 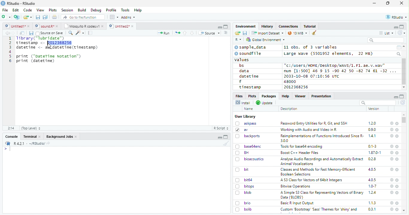 I want to click on Untitled1*, so click(x=17, y=26).